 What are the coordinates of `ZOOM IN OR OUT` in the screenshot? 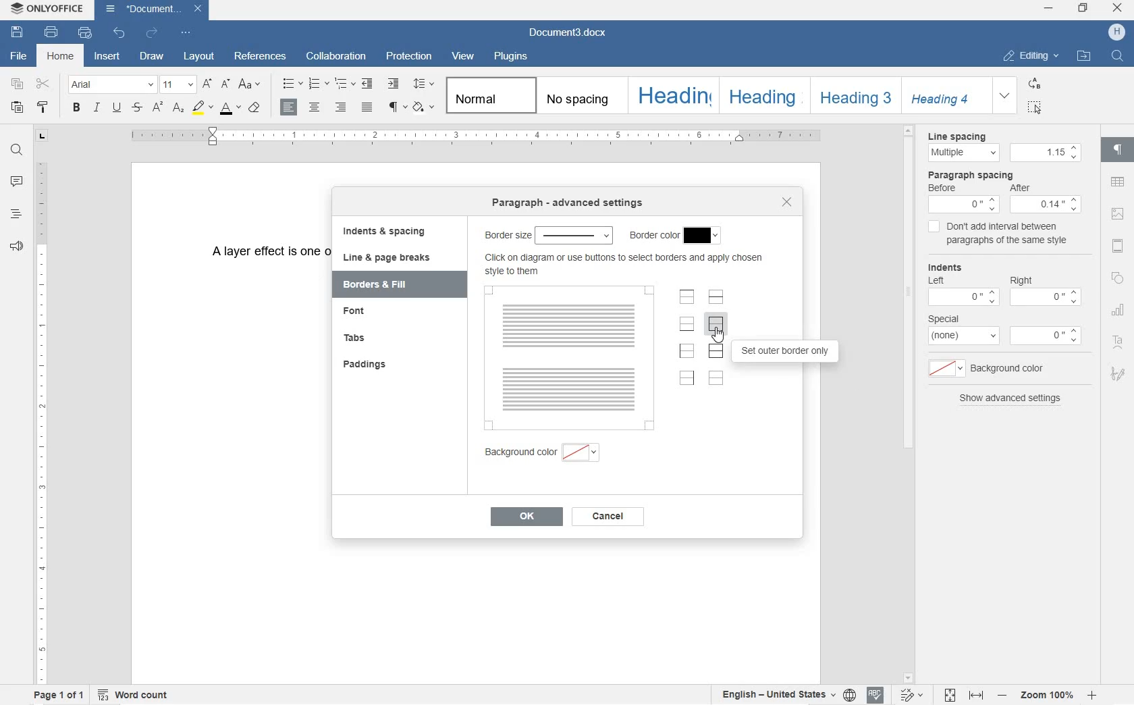 It's located at (1048, 695).